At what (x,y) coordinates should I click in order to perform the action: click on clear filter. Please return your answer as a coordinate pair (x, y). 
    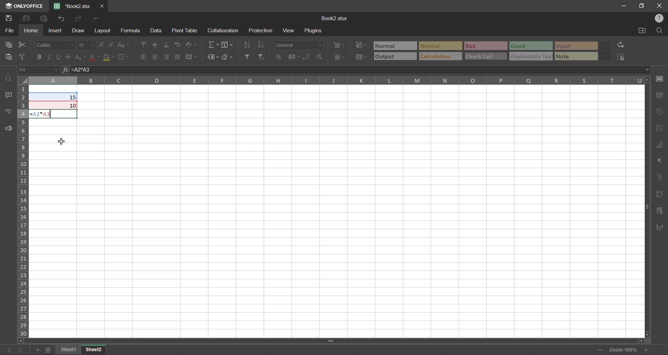
    Looking at the image, I should click on (262, 58).